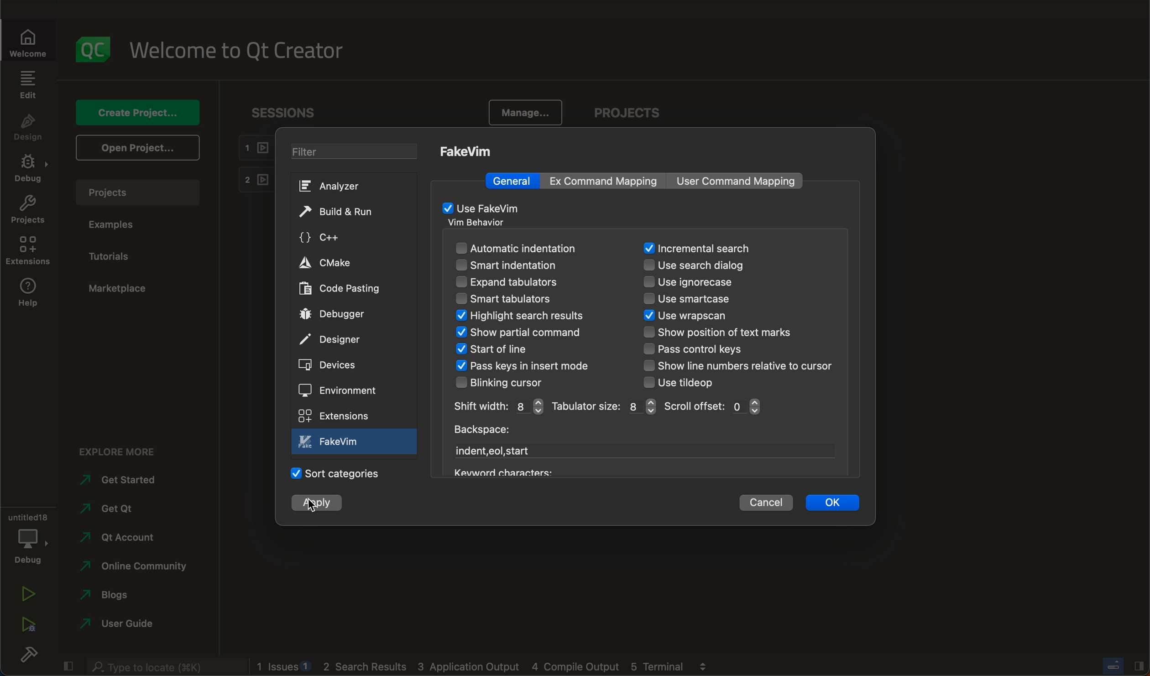  I want to click on wrapscan, so click(703, 317).